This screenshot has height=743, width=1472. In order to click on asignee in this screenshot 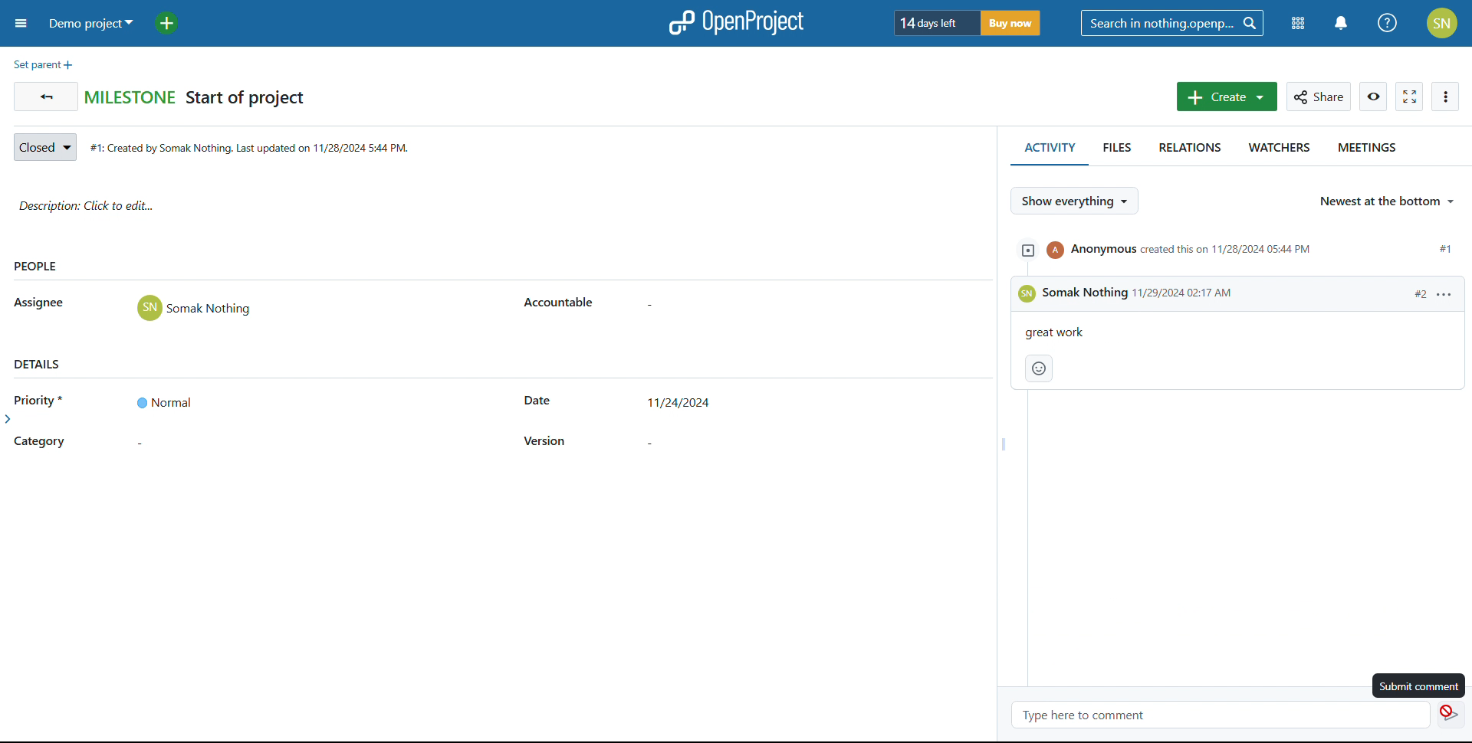, I will do `click(41, 303)`.